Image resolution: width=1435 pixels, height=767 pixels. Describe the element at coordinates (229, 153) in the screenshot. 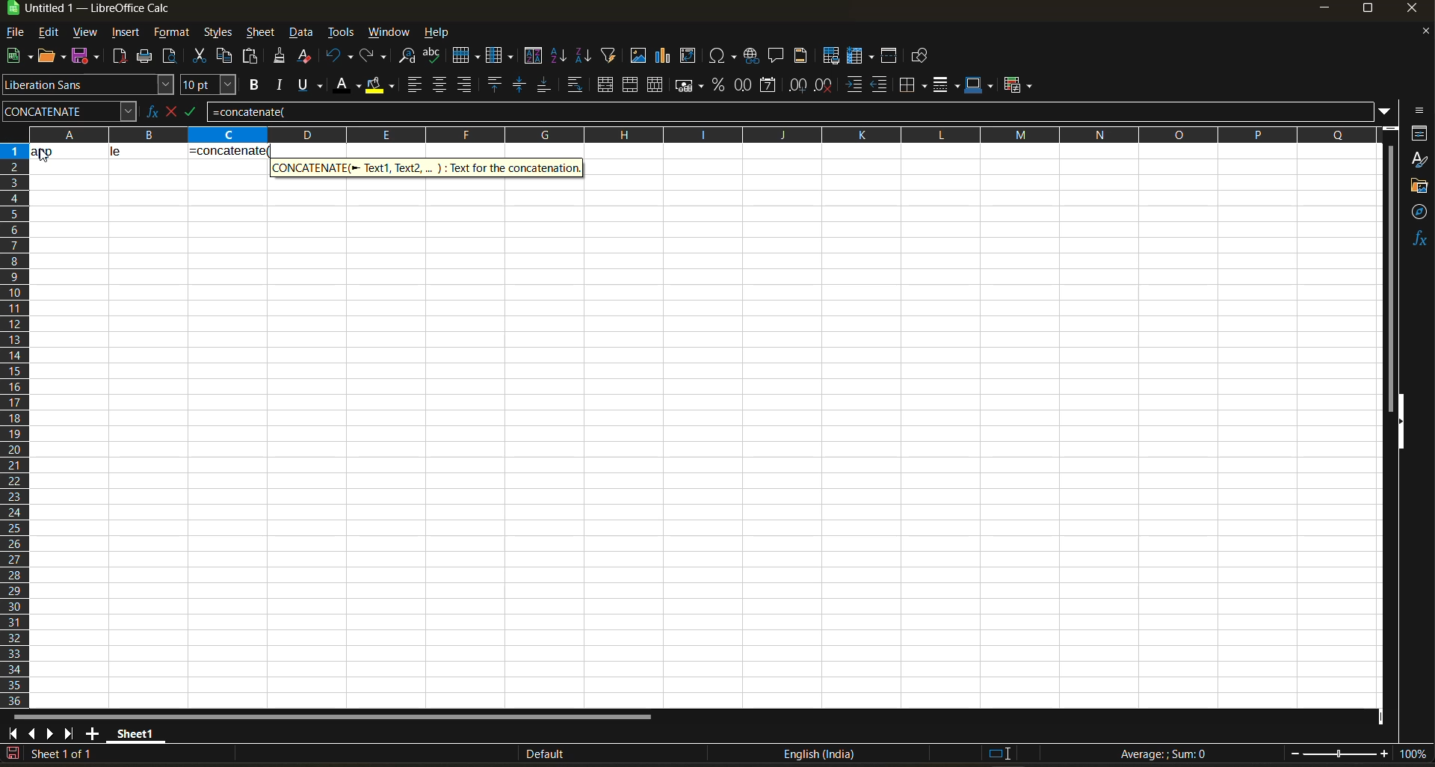

I see `formula` at that location.